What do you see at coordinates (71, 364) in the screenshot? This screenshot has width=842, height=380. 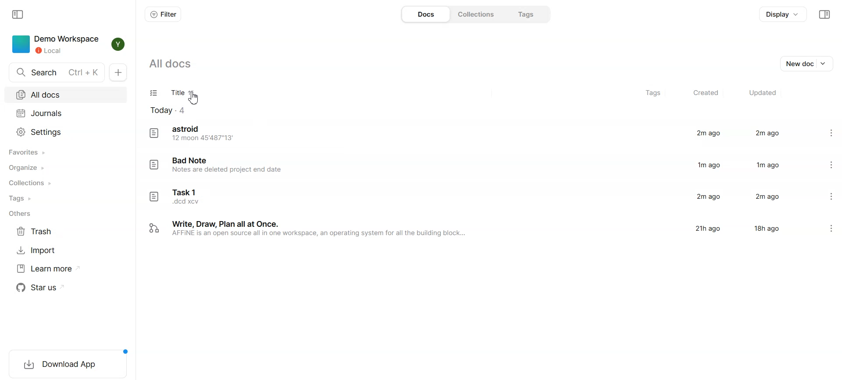 I see `Download App` at bounding box center [71, 364].